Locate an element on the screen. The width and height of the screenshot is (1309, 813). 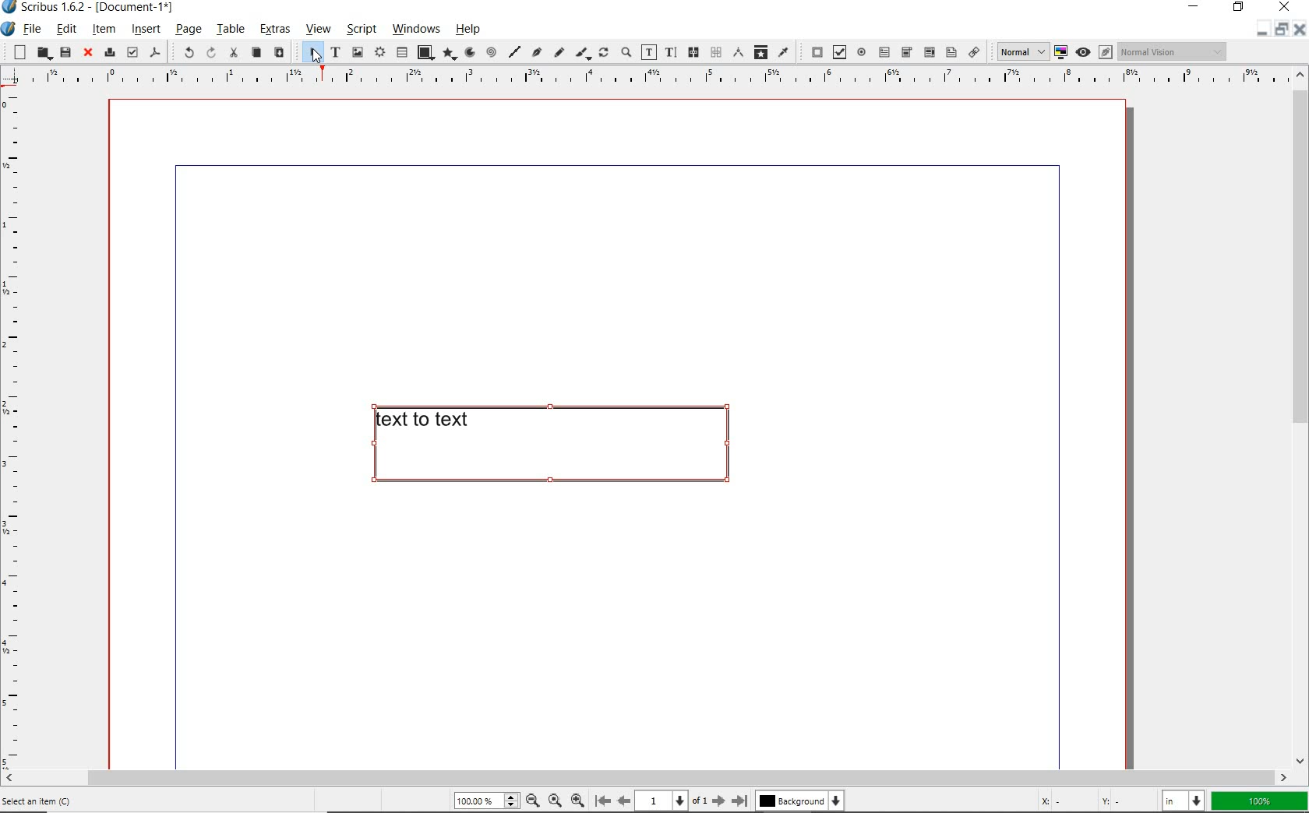
polygon is located at coordinates (447, 55).